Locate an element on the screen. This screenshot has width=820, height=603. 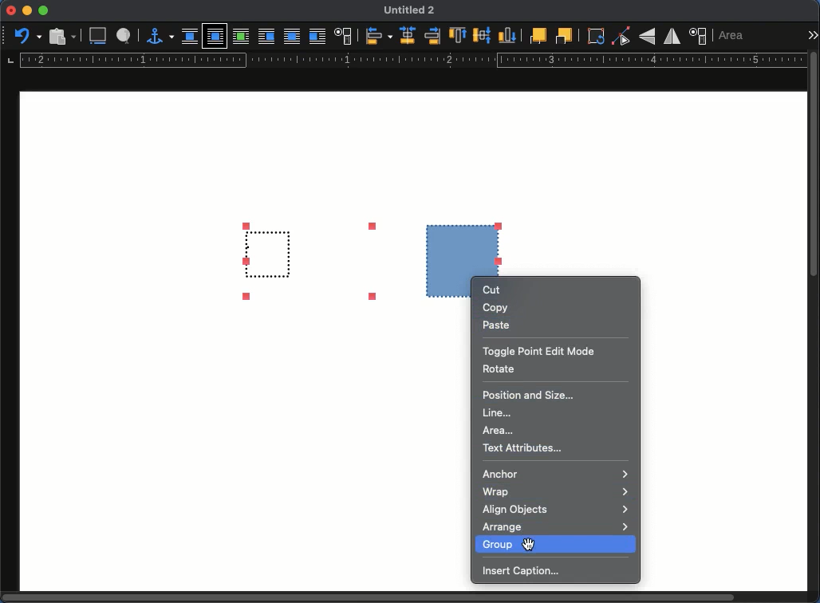
flip vertically is located at coordinates (647, 37).